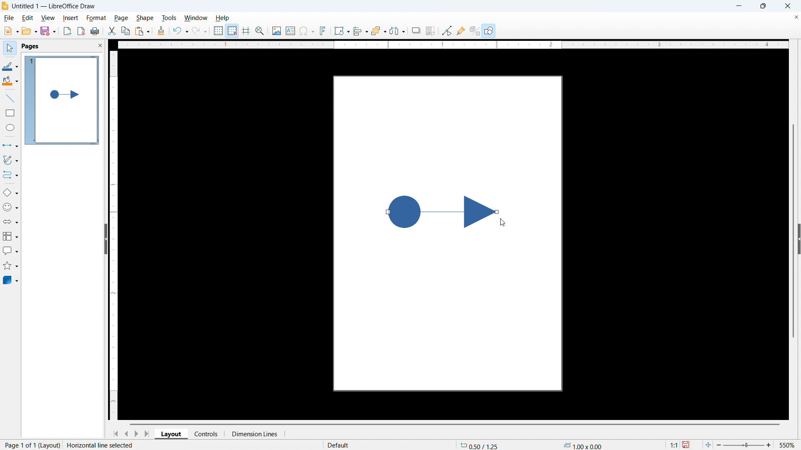 The height and width of the screenshot is (450, 801). What do you see at coordinates (277, 31) in the screenshot?
I see `Insert image ` at bounding box center [277, 31].